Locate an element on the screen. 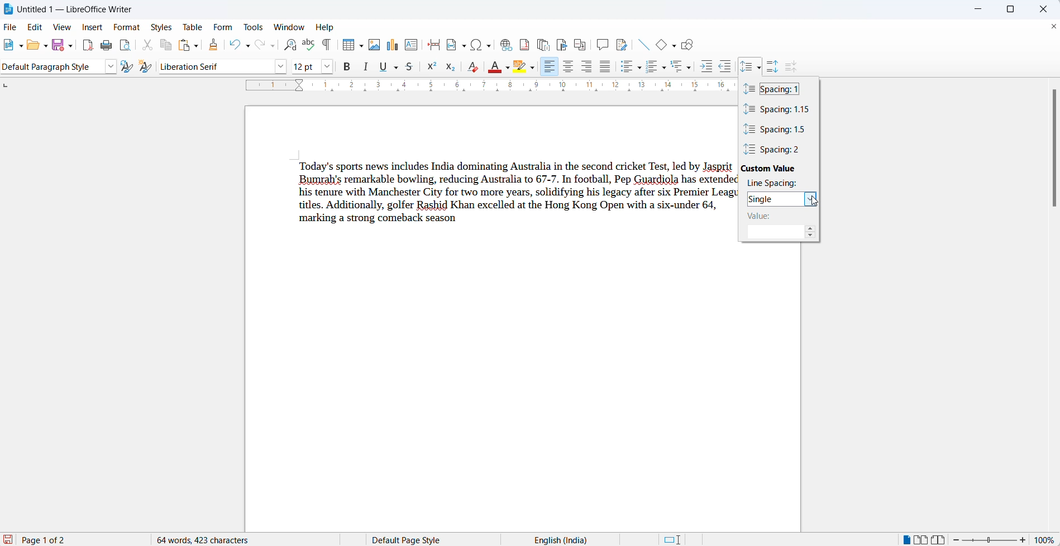  update selected style is located at coordinates (125, 66).